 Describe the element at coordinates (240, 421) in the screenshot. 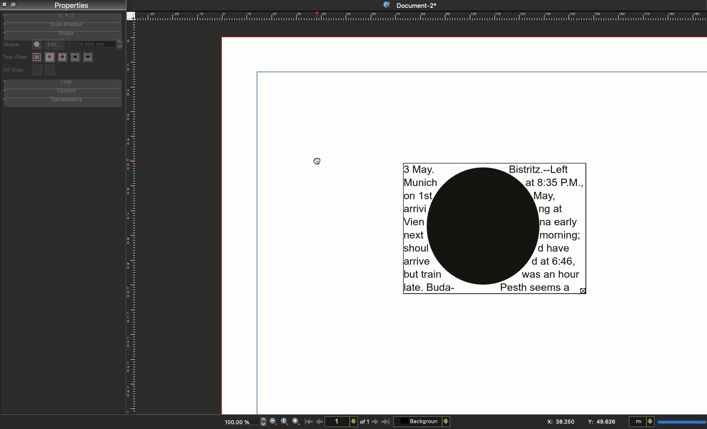

I see `Zoom` at that location.